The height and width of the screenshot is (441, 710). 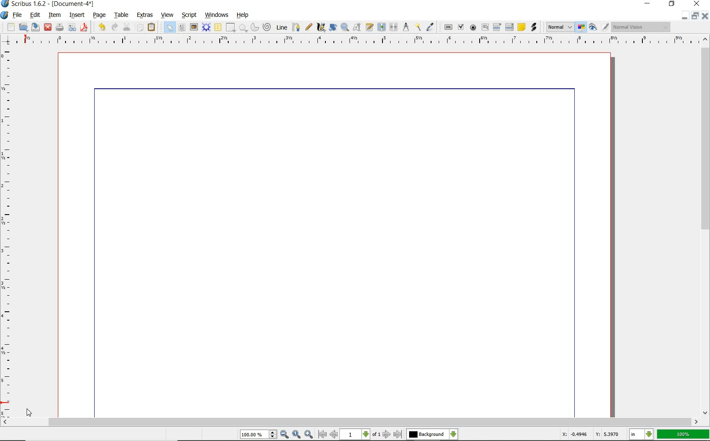 I want to click on paste, so click(x=152, y=27).